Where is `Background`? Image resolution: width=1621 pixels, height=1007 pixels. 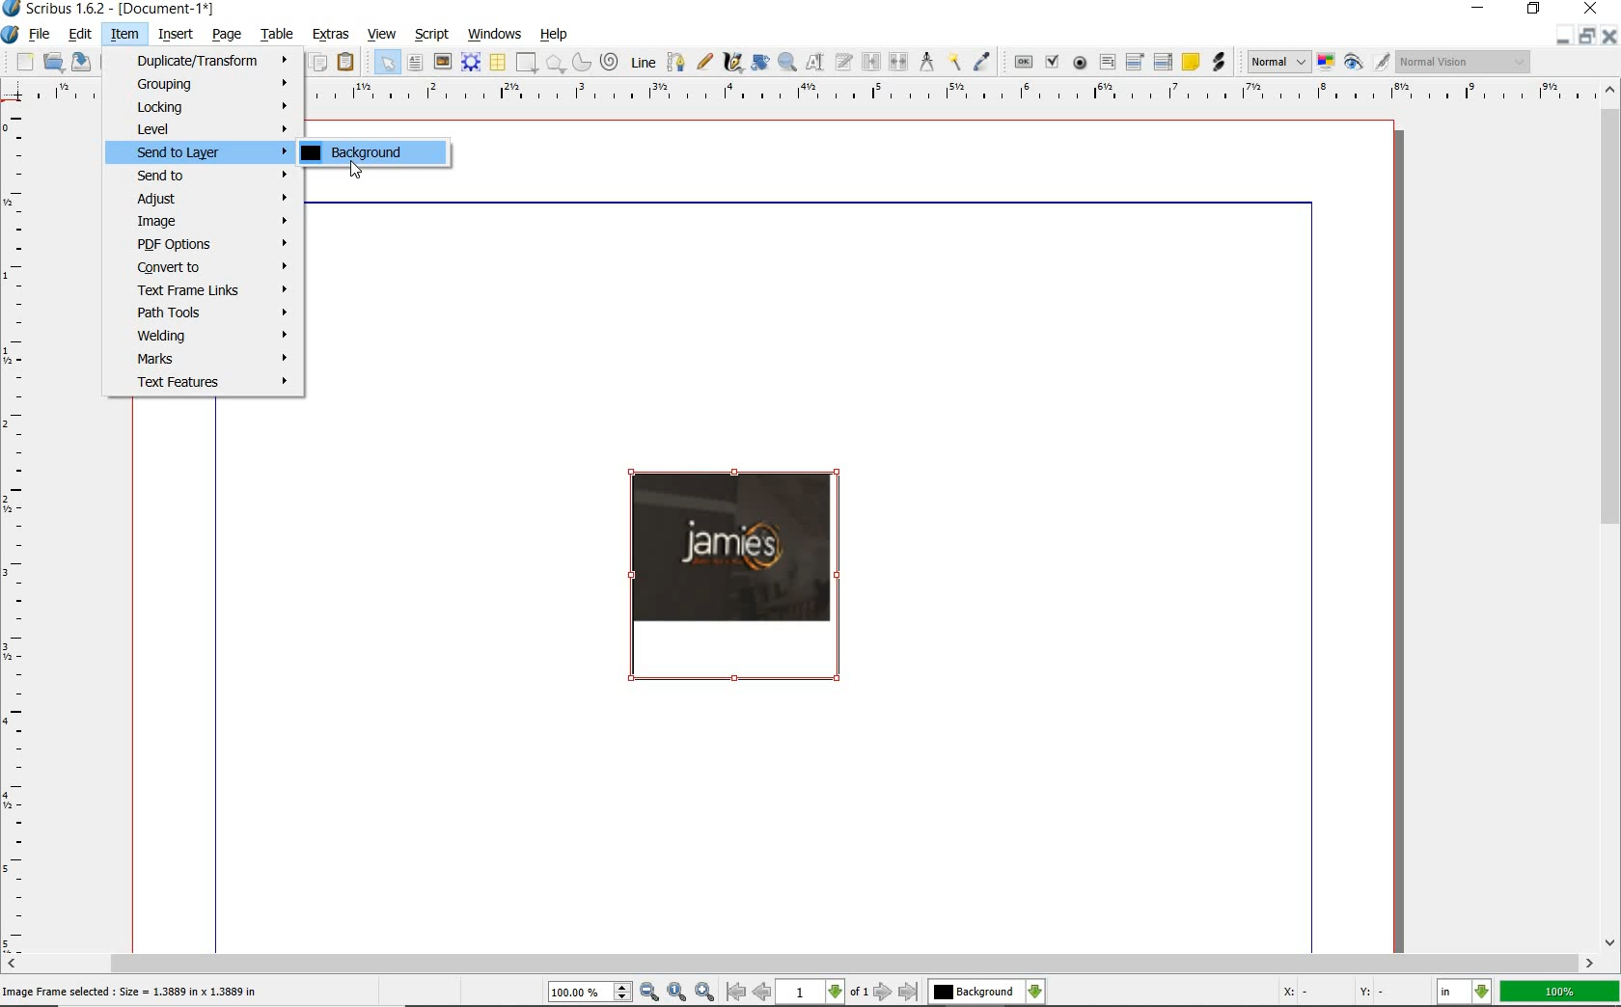 Background is located at coordinates (373, 152).